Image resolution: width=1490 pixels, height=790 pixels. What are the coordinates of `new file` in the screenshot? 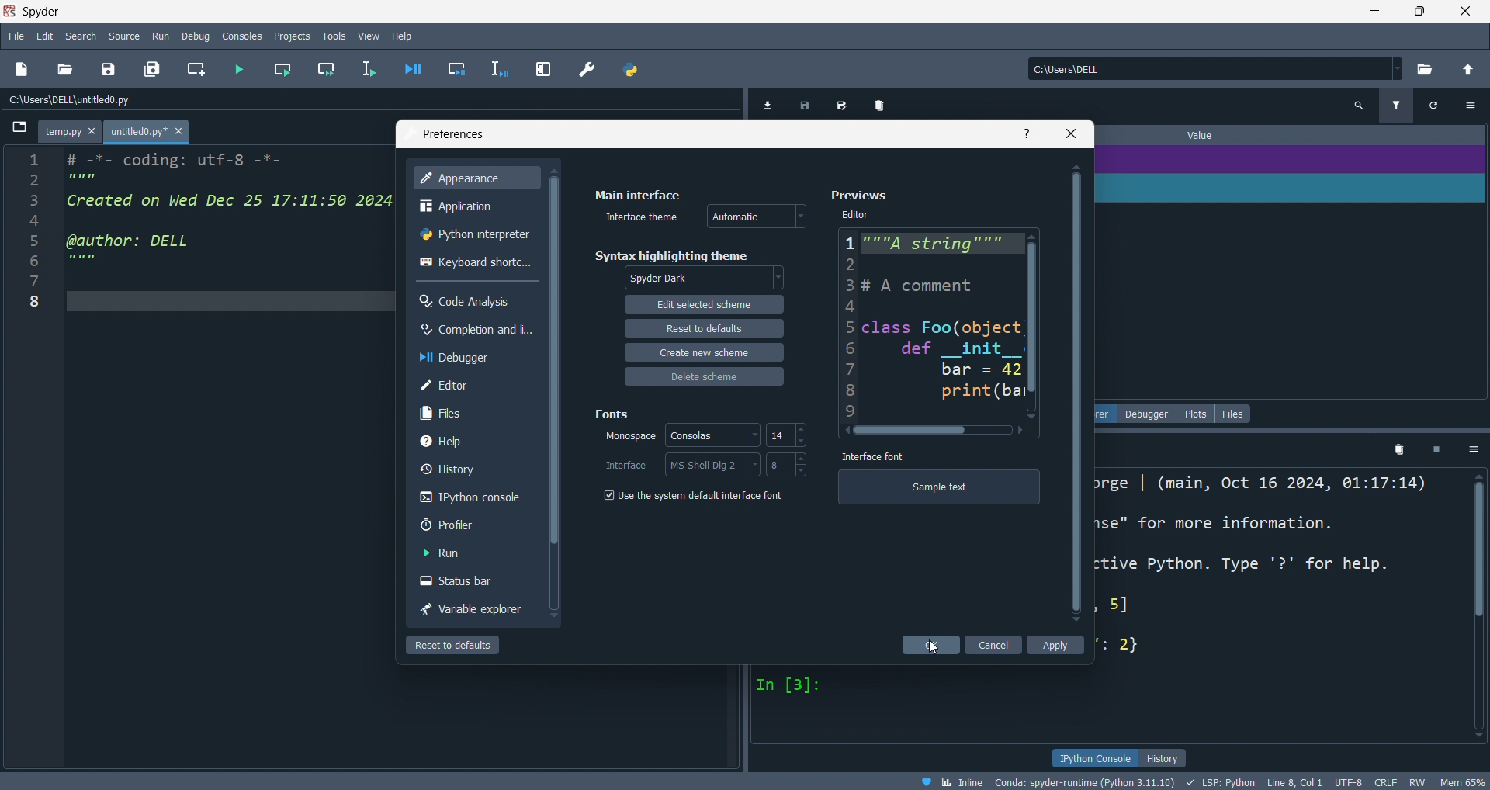 It's located at (25, 70).